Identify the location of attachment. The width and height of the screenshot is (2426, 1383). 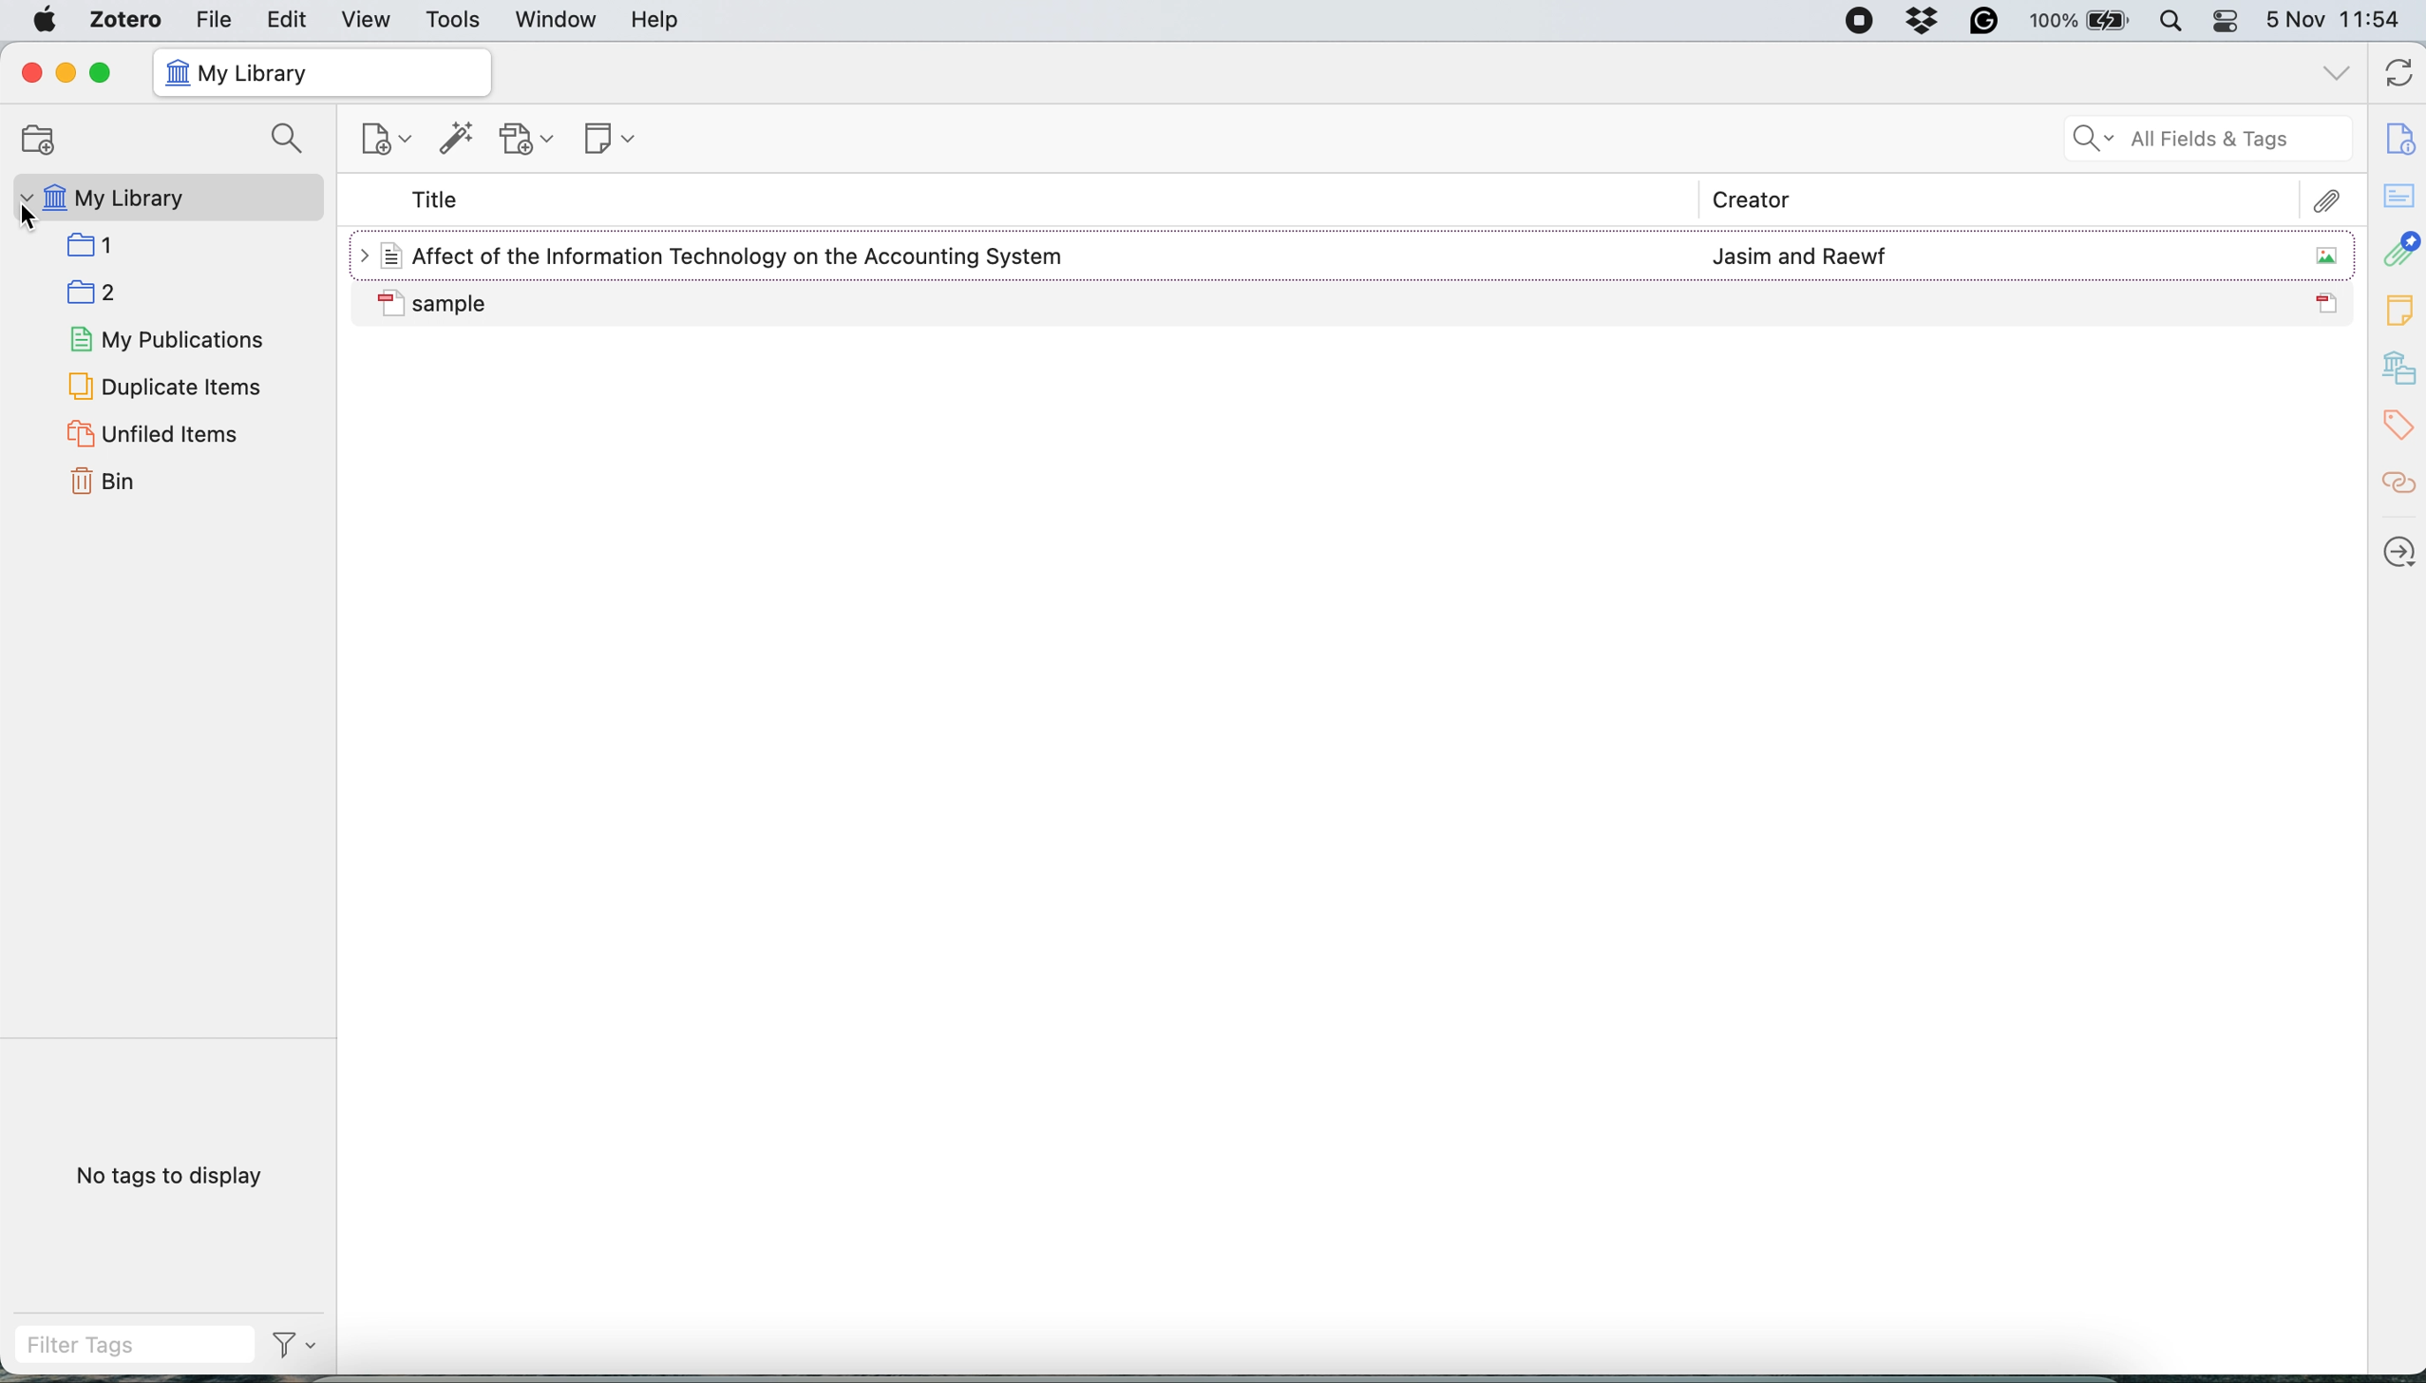
(2398, 251).